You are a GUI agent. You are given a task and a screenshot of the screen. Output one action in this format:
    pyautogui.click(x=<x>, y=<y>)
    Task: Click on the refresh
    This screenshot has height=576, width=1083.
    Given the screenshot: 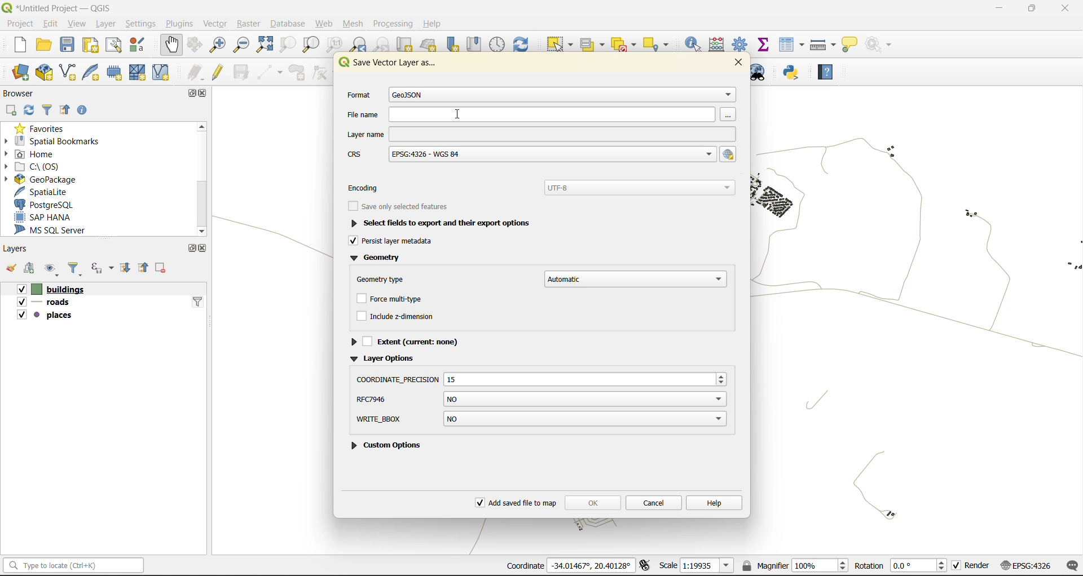 What is the action you would take?
    pyautogui.click(x=523, y=44)
    